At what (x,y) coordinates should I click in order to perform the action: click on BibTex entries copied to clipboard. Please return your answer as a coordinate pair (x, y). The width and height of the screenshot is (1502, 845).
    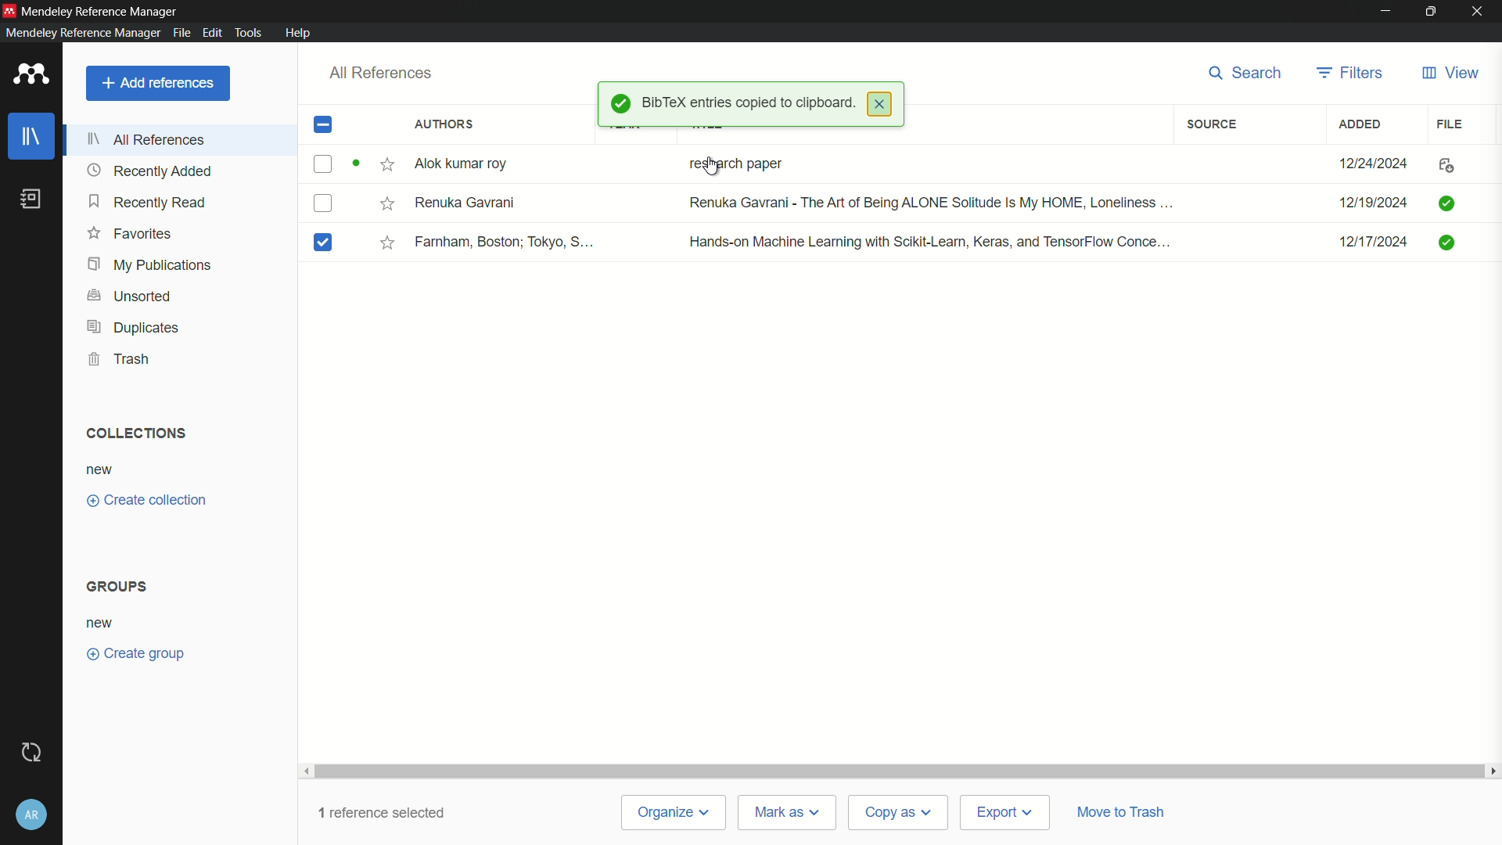
    Looking at the image, I should click on (734, 103).